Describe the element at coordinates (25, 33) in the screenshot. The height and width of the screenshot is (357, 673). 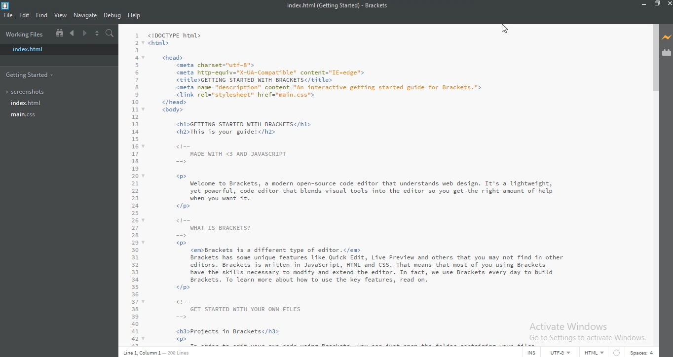
I see `Working Files` at that location.